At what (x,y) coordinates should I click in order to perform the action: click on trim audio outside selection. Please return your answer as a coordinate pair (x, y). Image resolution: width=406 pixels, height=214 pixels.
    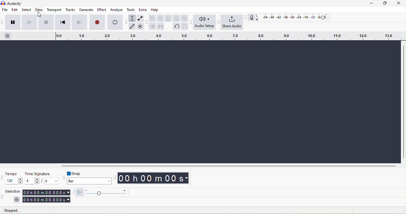
    Looking at the image, I should click on (152, 26).